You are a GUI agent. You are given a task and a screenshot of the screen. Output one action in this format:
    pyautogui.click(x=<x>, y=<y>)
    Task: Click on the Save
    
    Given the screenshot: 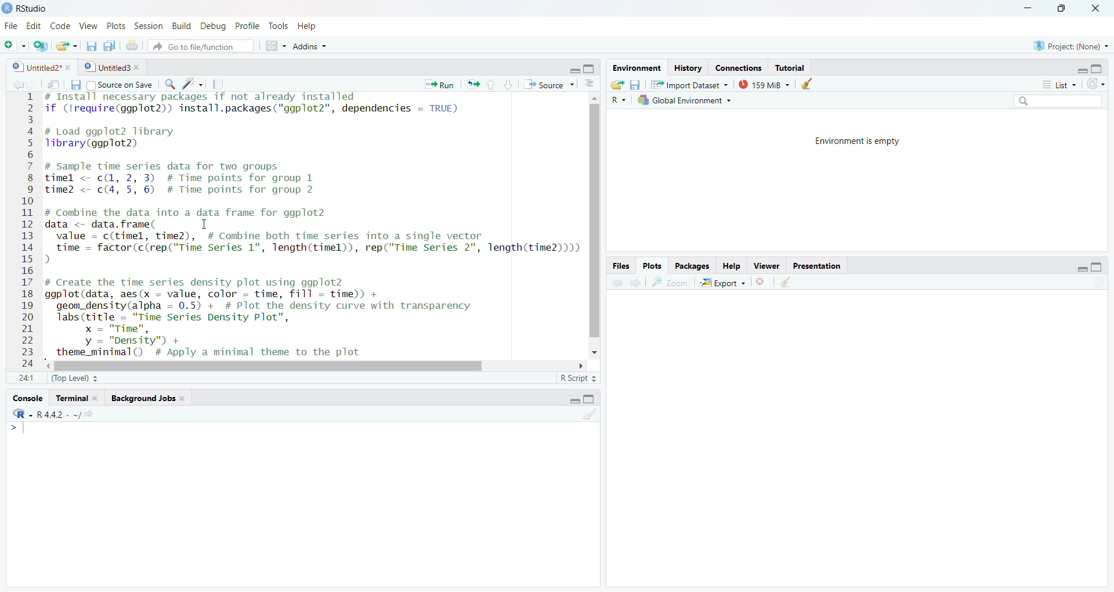 What is the action you would take?
    pyautogui.click(x=91, y=46)
    